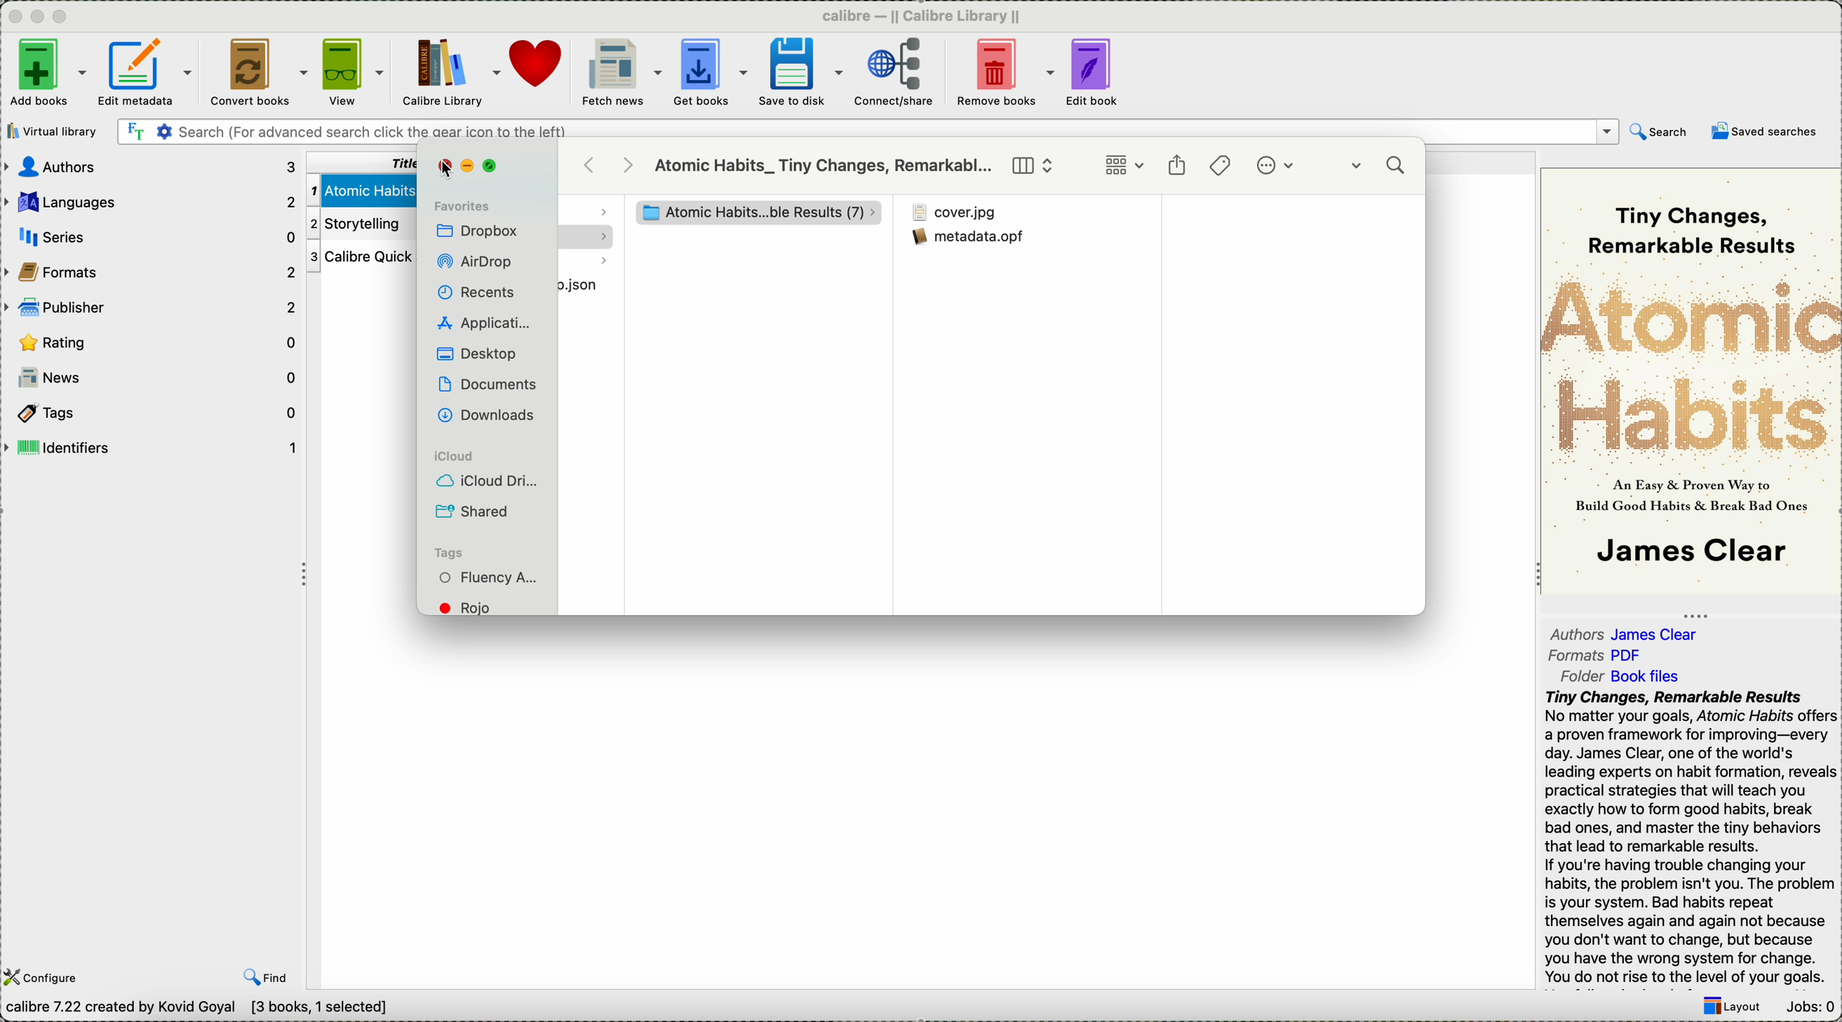  What do you see at coordinates (451, 74) in the screenshot?
I see `calibre library` at bounding box center [451, 74].